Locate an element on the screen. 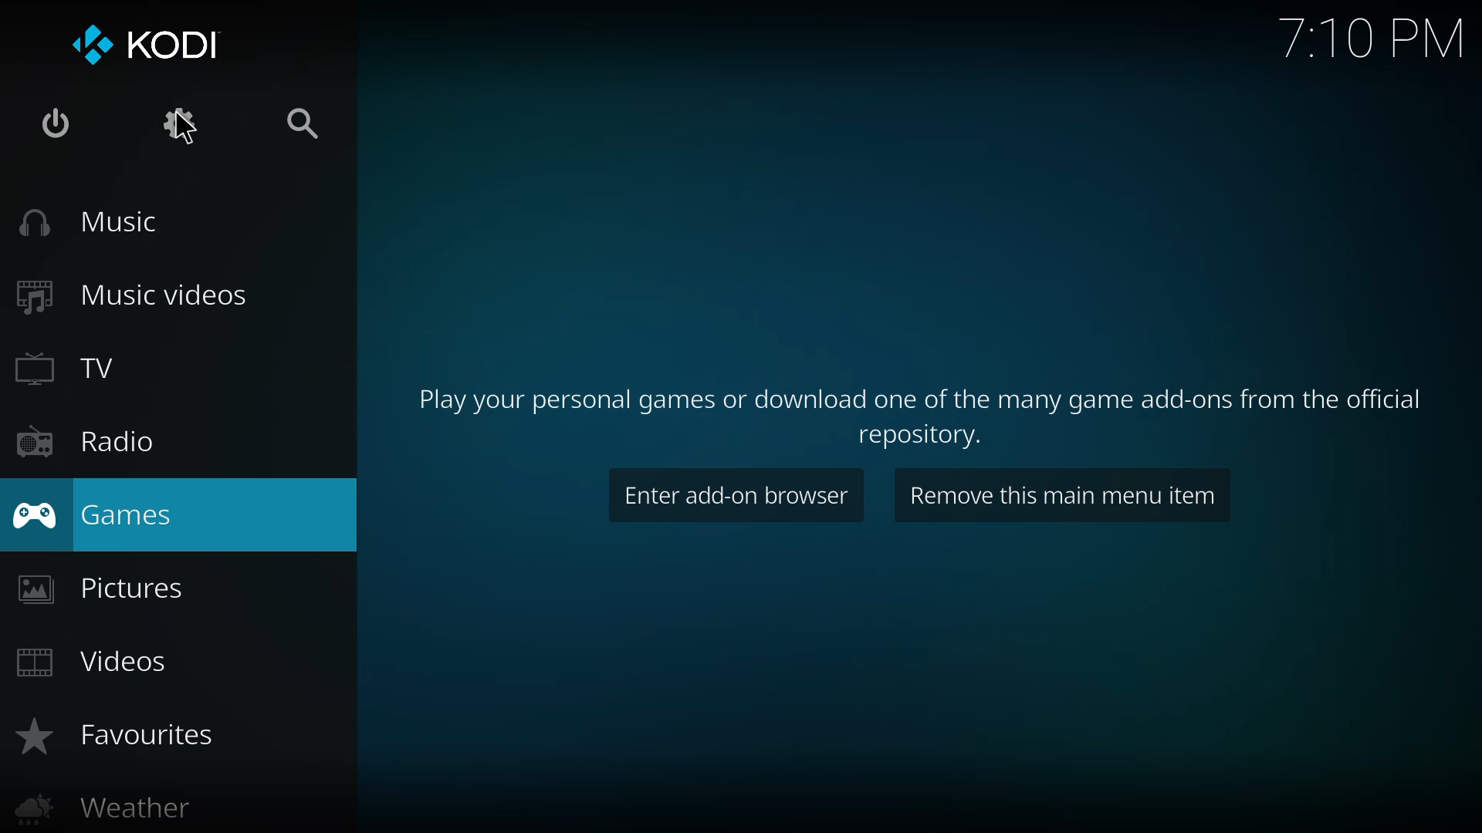 Image resolution: width=1482 pixels, height=833 pixels. favorites is located at coordinates (112, 734).